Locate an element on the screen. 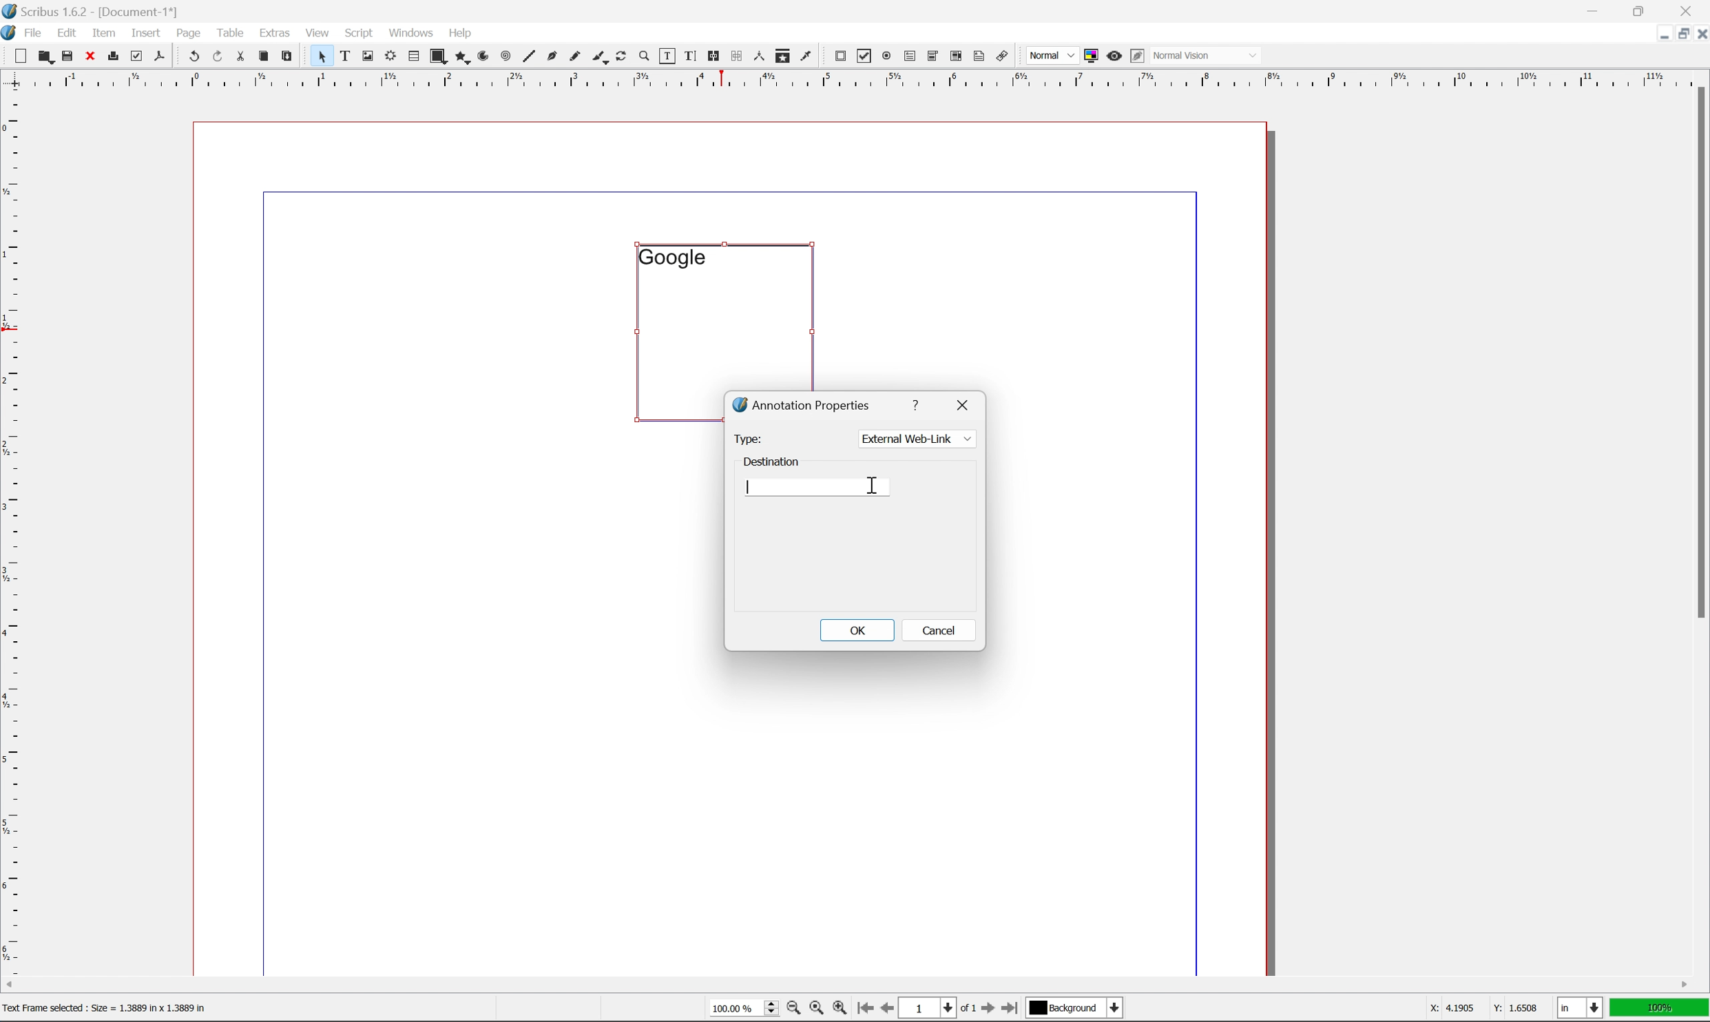  pdf radio button is located at coordinates (884, 56).